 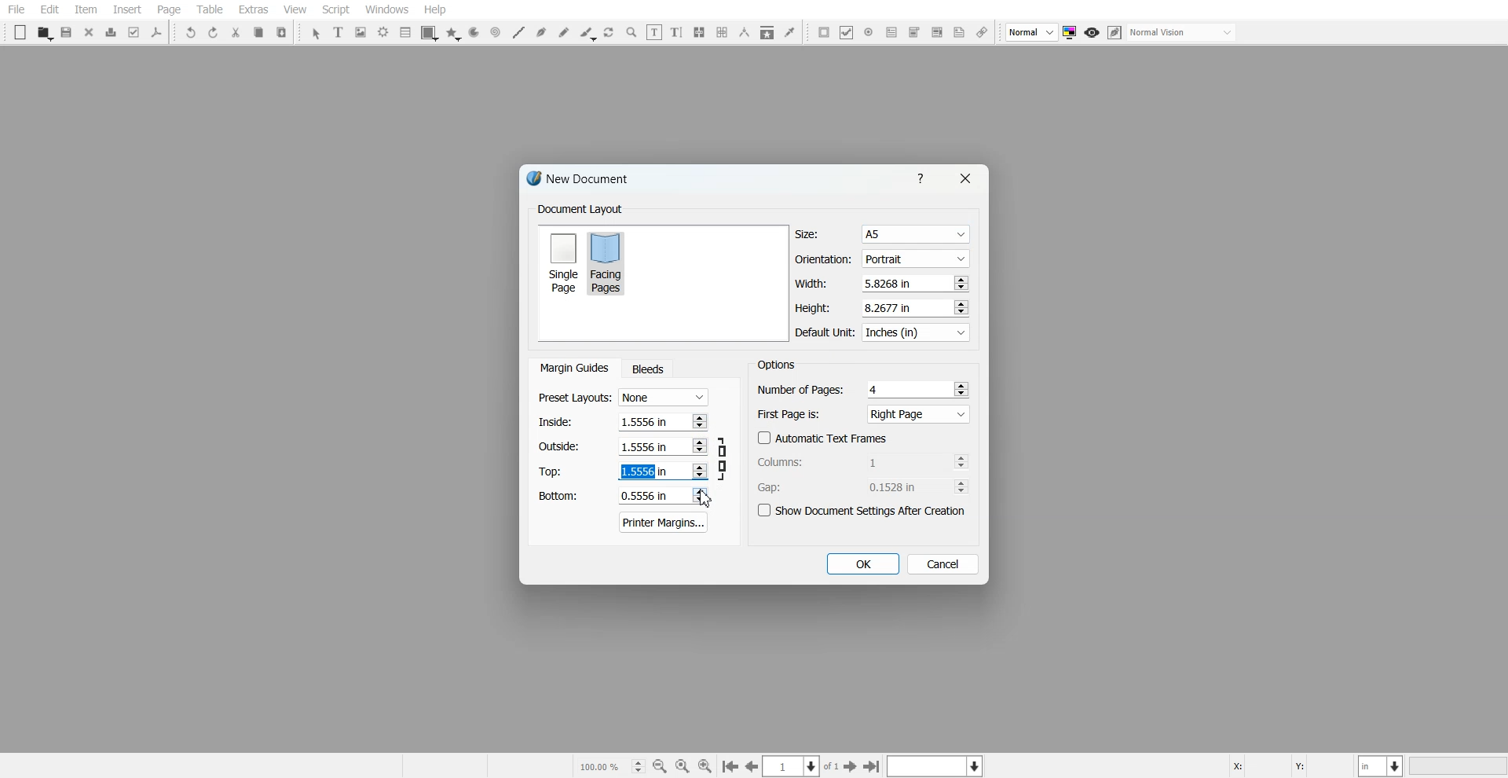 What do you see at coordinates (863, 389) in the screenshot?
I see `Number of Pages` at bounding box center [863, 389].